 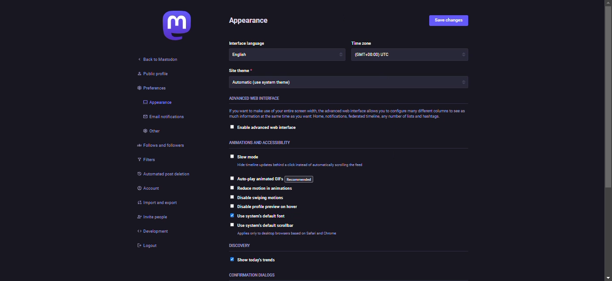 What do you see at coordinates (254, 55) in the screenshot?
I see `language` at bounding box center [254, 55].